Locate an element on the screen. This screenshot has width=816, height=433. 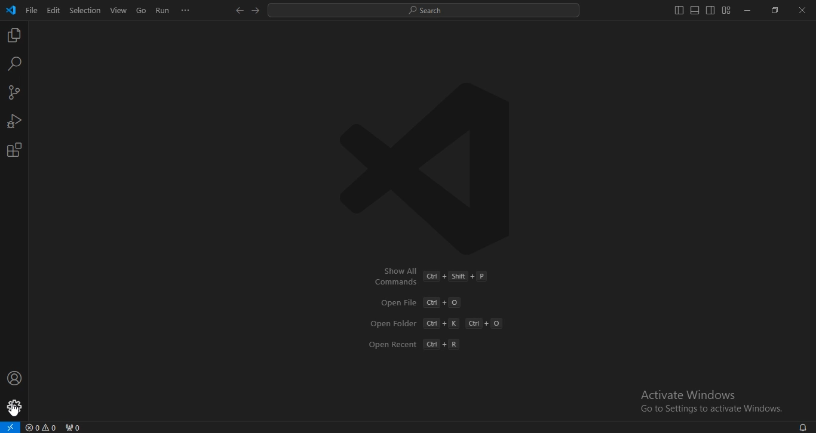
view is located at coordinates (119, 10).